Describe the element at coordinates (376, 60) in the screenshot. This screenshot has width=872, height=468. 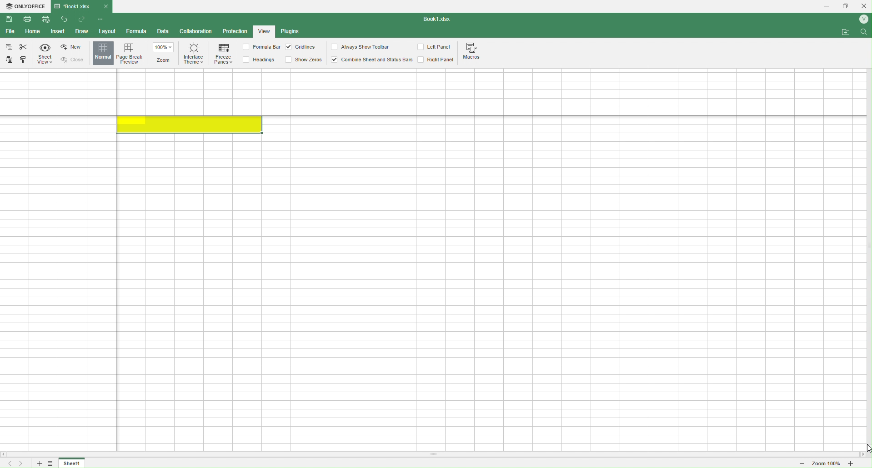
I see `Combine sheet and status bar` at that location.